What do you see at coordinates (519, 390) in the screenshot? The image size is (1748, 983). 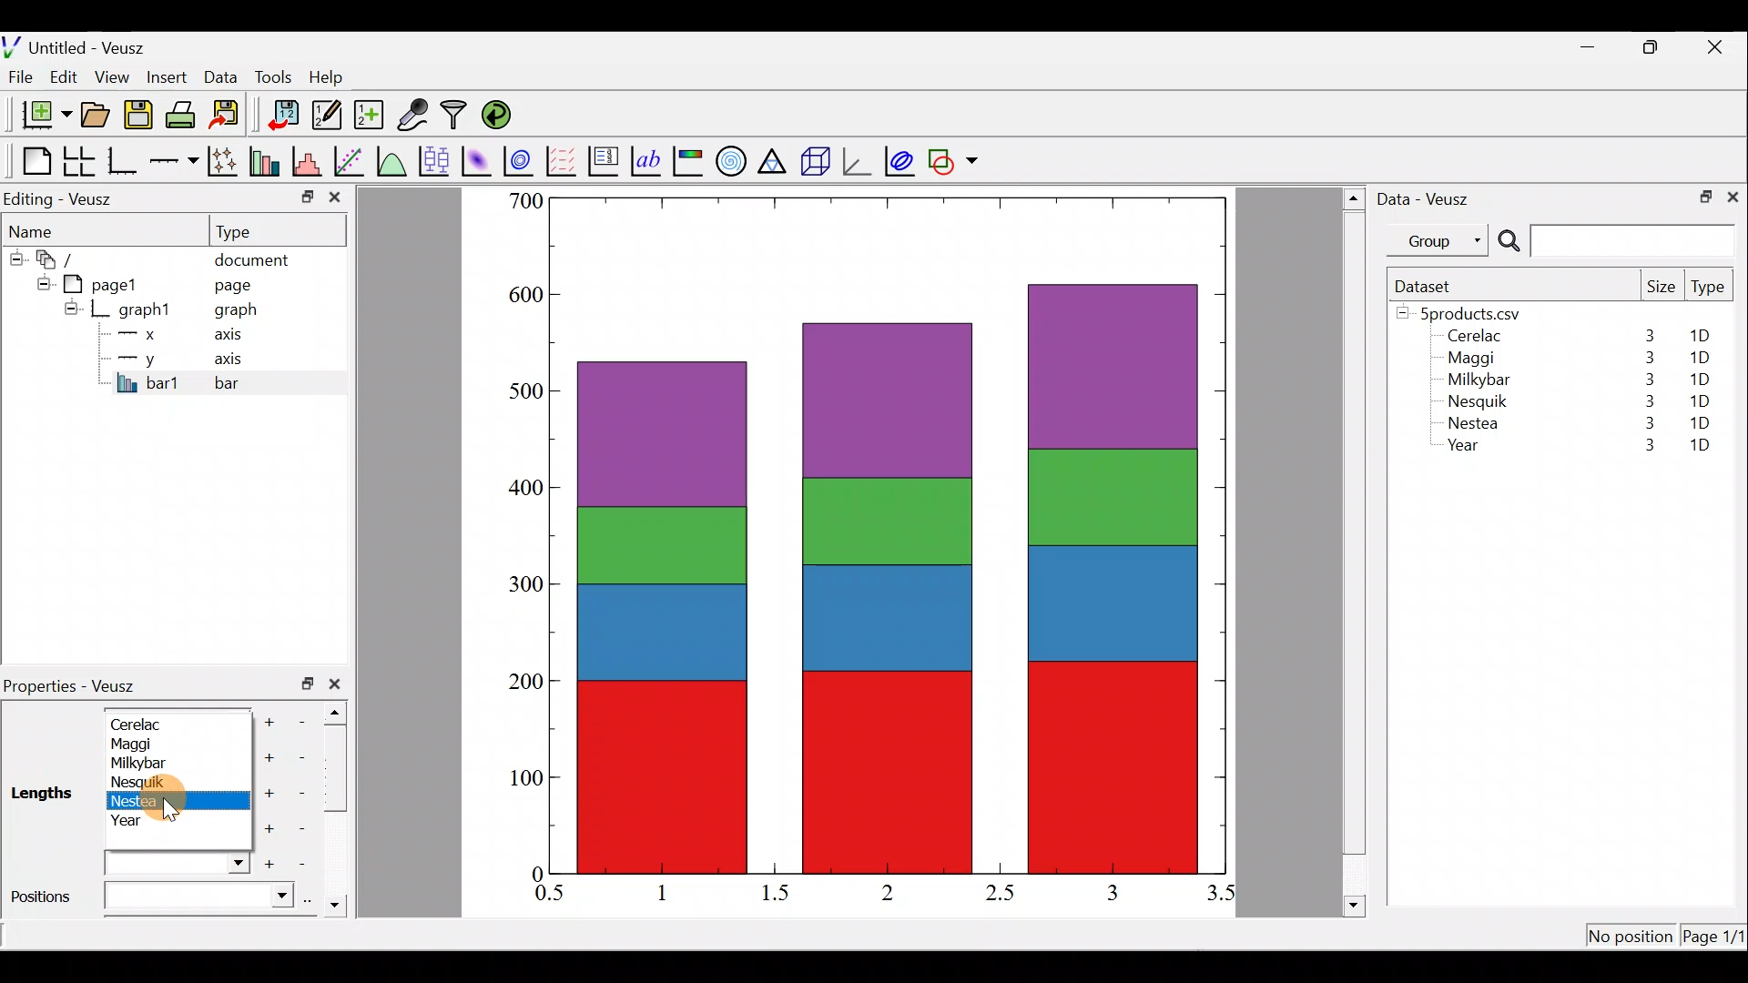 I see `500` at bounding box center [519, 390].